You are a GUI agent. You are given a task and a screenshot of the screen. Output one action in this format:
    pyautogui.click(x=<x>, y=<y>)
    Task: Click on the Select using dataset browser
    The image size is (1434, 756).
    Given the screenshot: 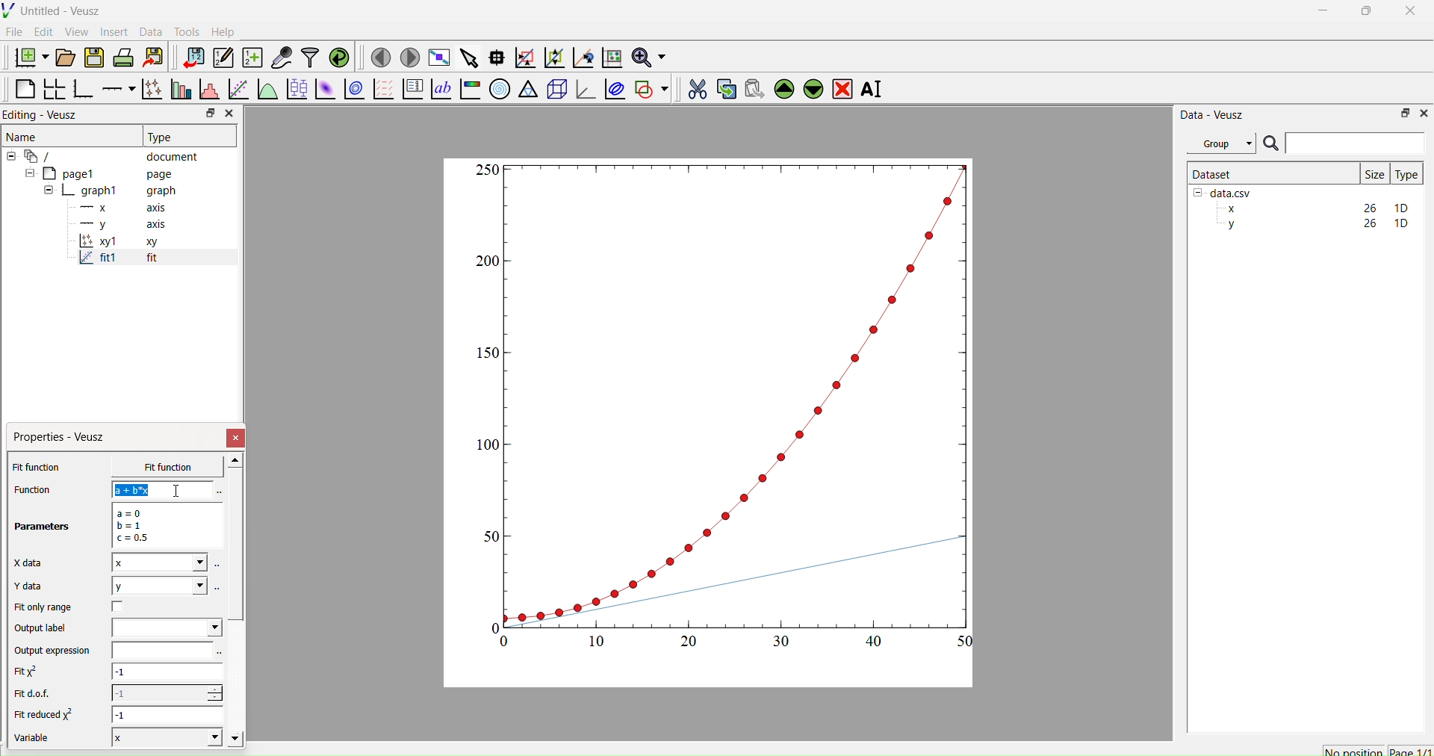 What is the action you would take?
    pyautogui.click(x=220, y=654)
    